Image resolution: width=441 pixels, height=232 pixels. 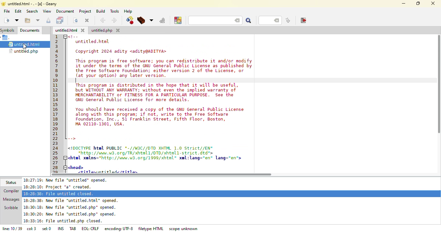 I want to click on document, so click(x=65, y=12).